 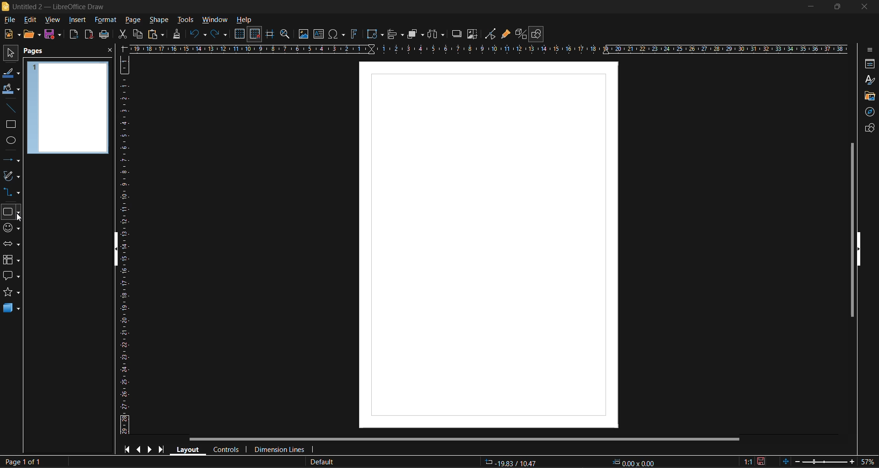 I want to click on click to save, so click(x=762, y=462).